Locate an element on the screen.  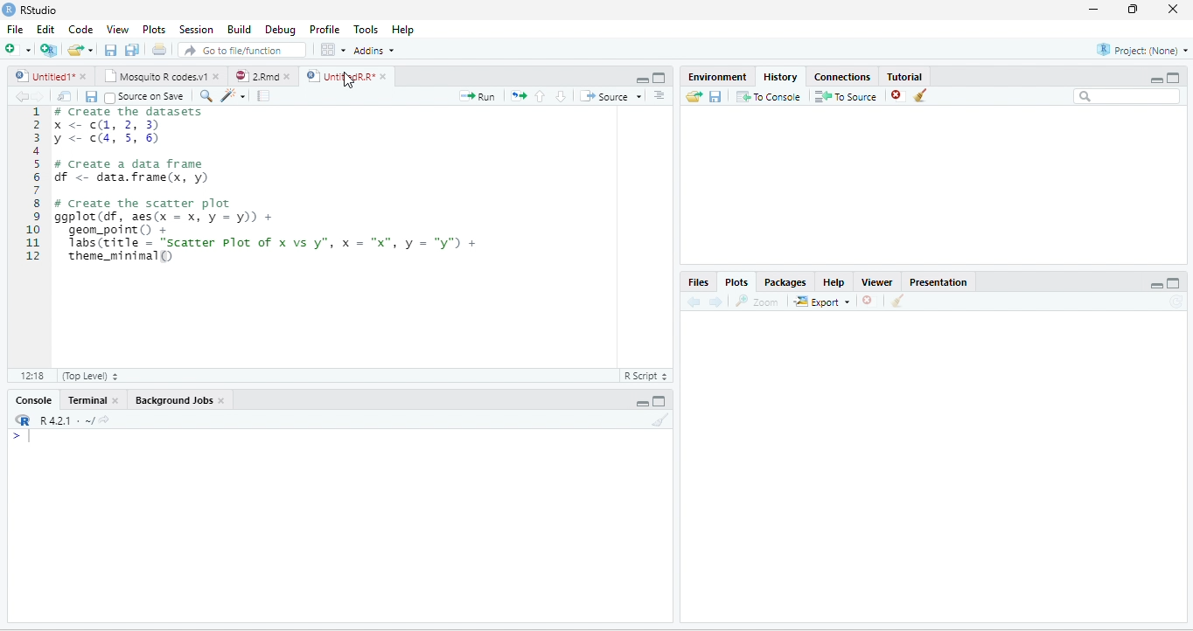
Maximize is located at coordinates (1175, 282).